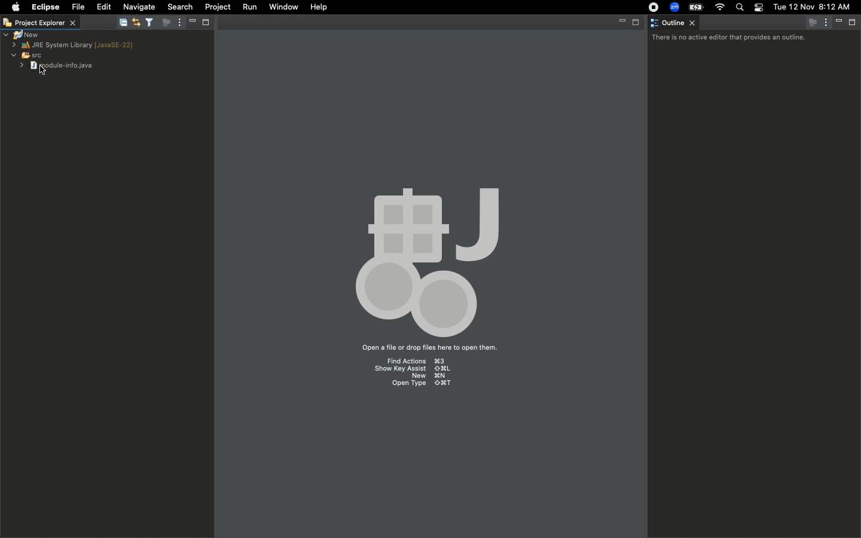  What do you see at coordinates (121, 22) in the screenshot?
I see `Collapse` at bounding box center [121, 22].